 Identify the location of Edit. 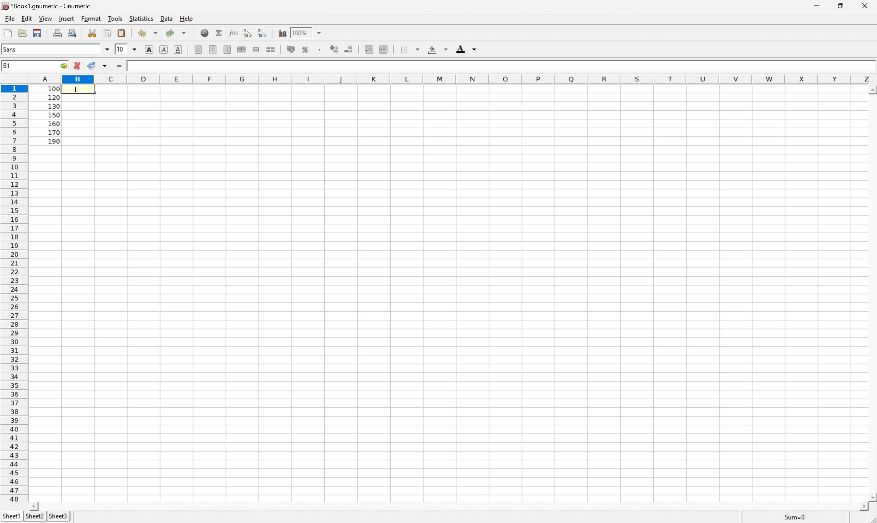
(28, 19).